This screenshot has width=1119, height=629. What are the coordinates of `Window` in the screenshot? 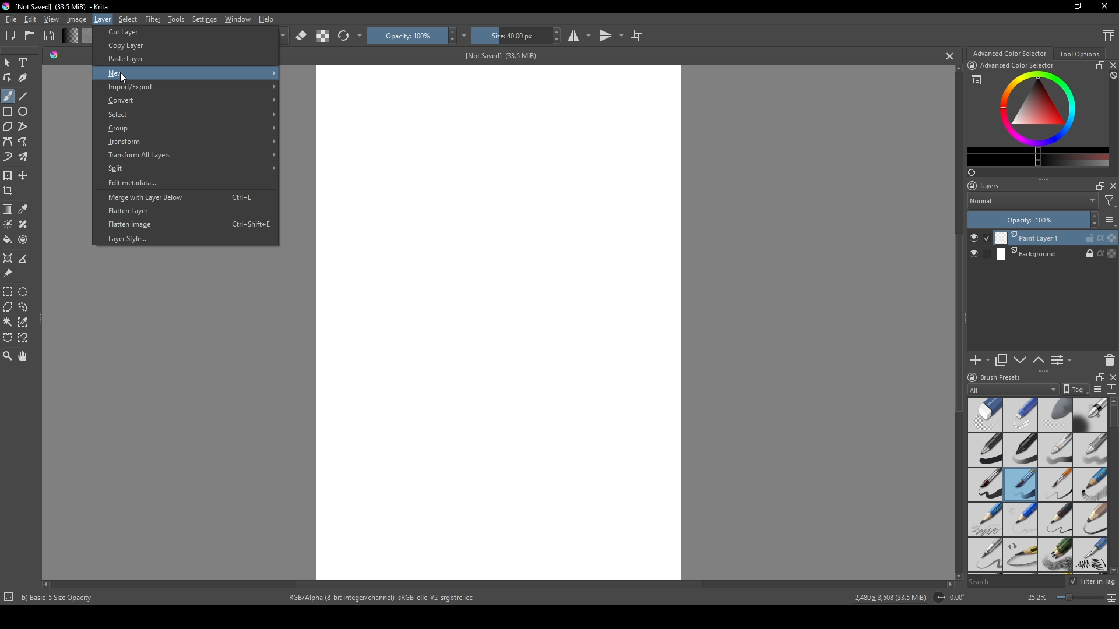 It's located at (236, 19).